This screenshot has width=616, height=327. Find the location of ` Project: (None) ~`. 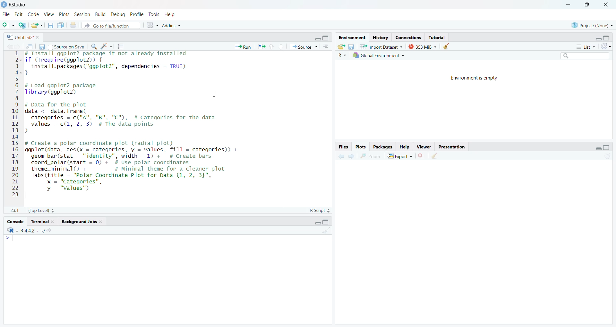

 Project: (None) ~ is located at coordinates (591, 26).